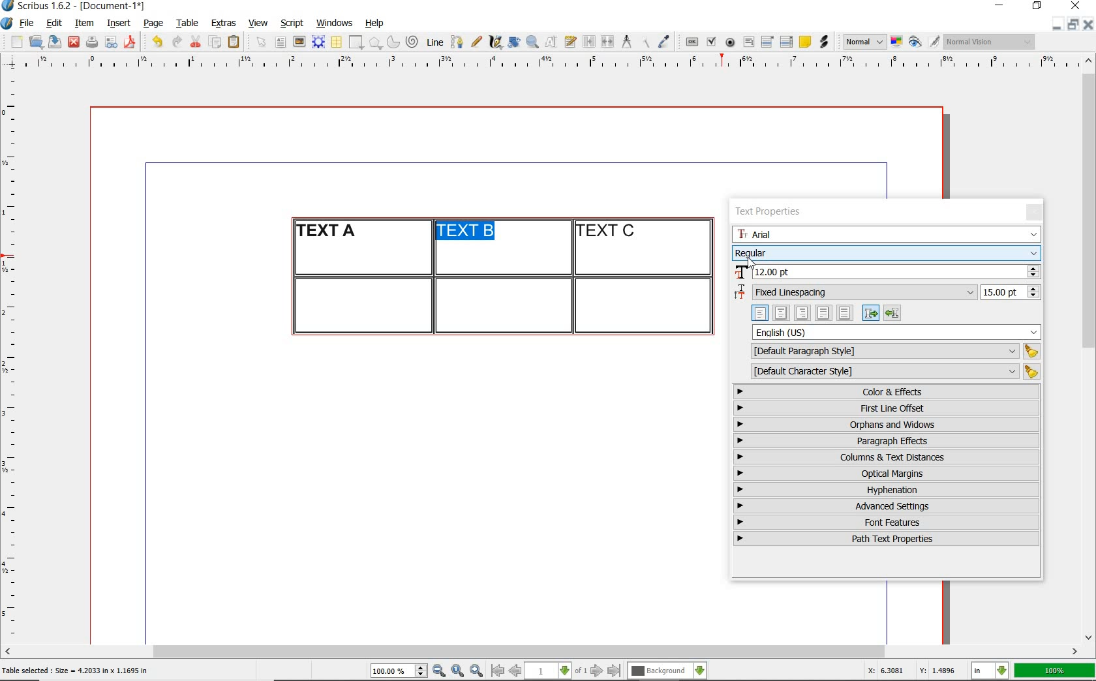 This screenshot has width=1096, height=681. Describe the element at coordinates (458, 671) in the screenshot. I see `zoom to` at that location.